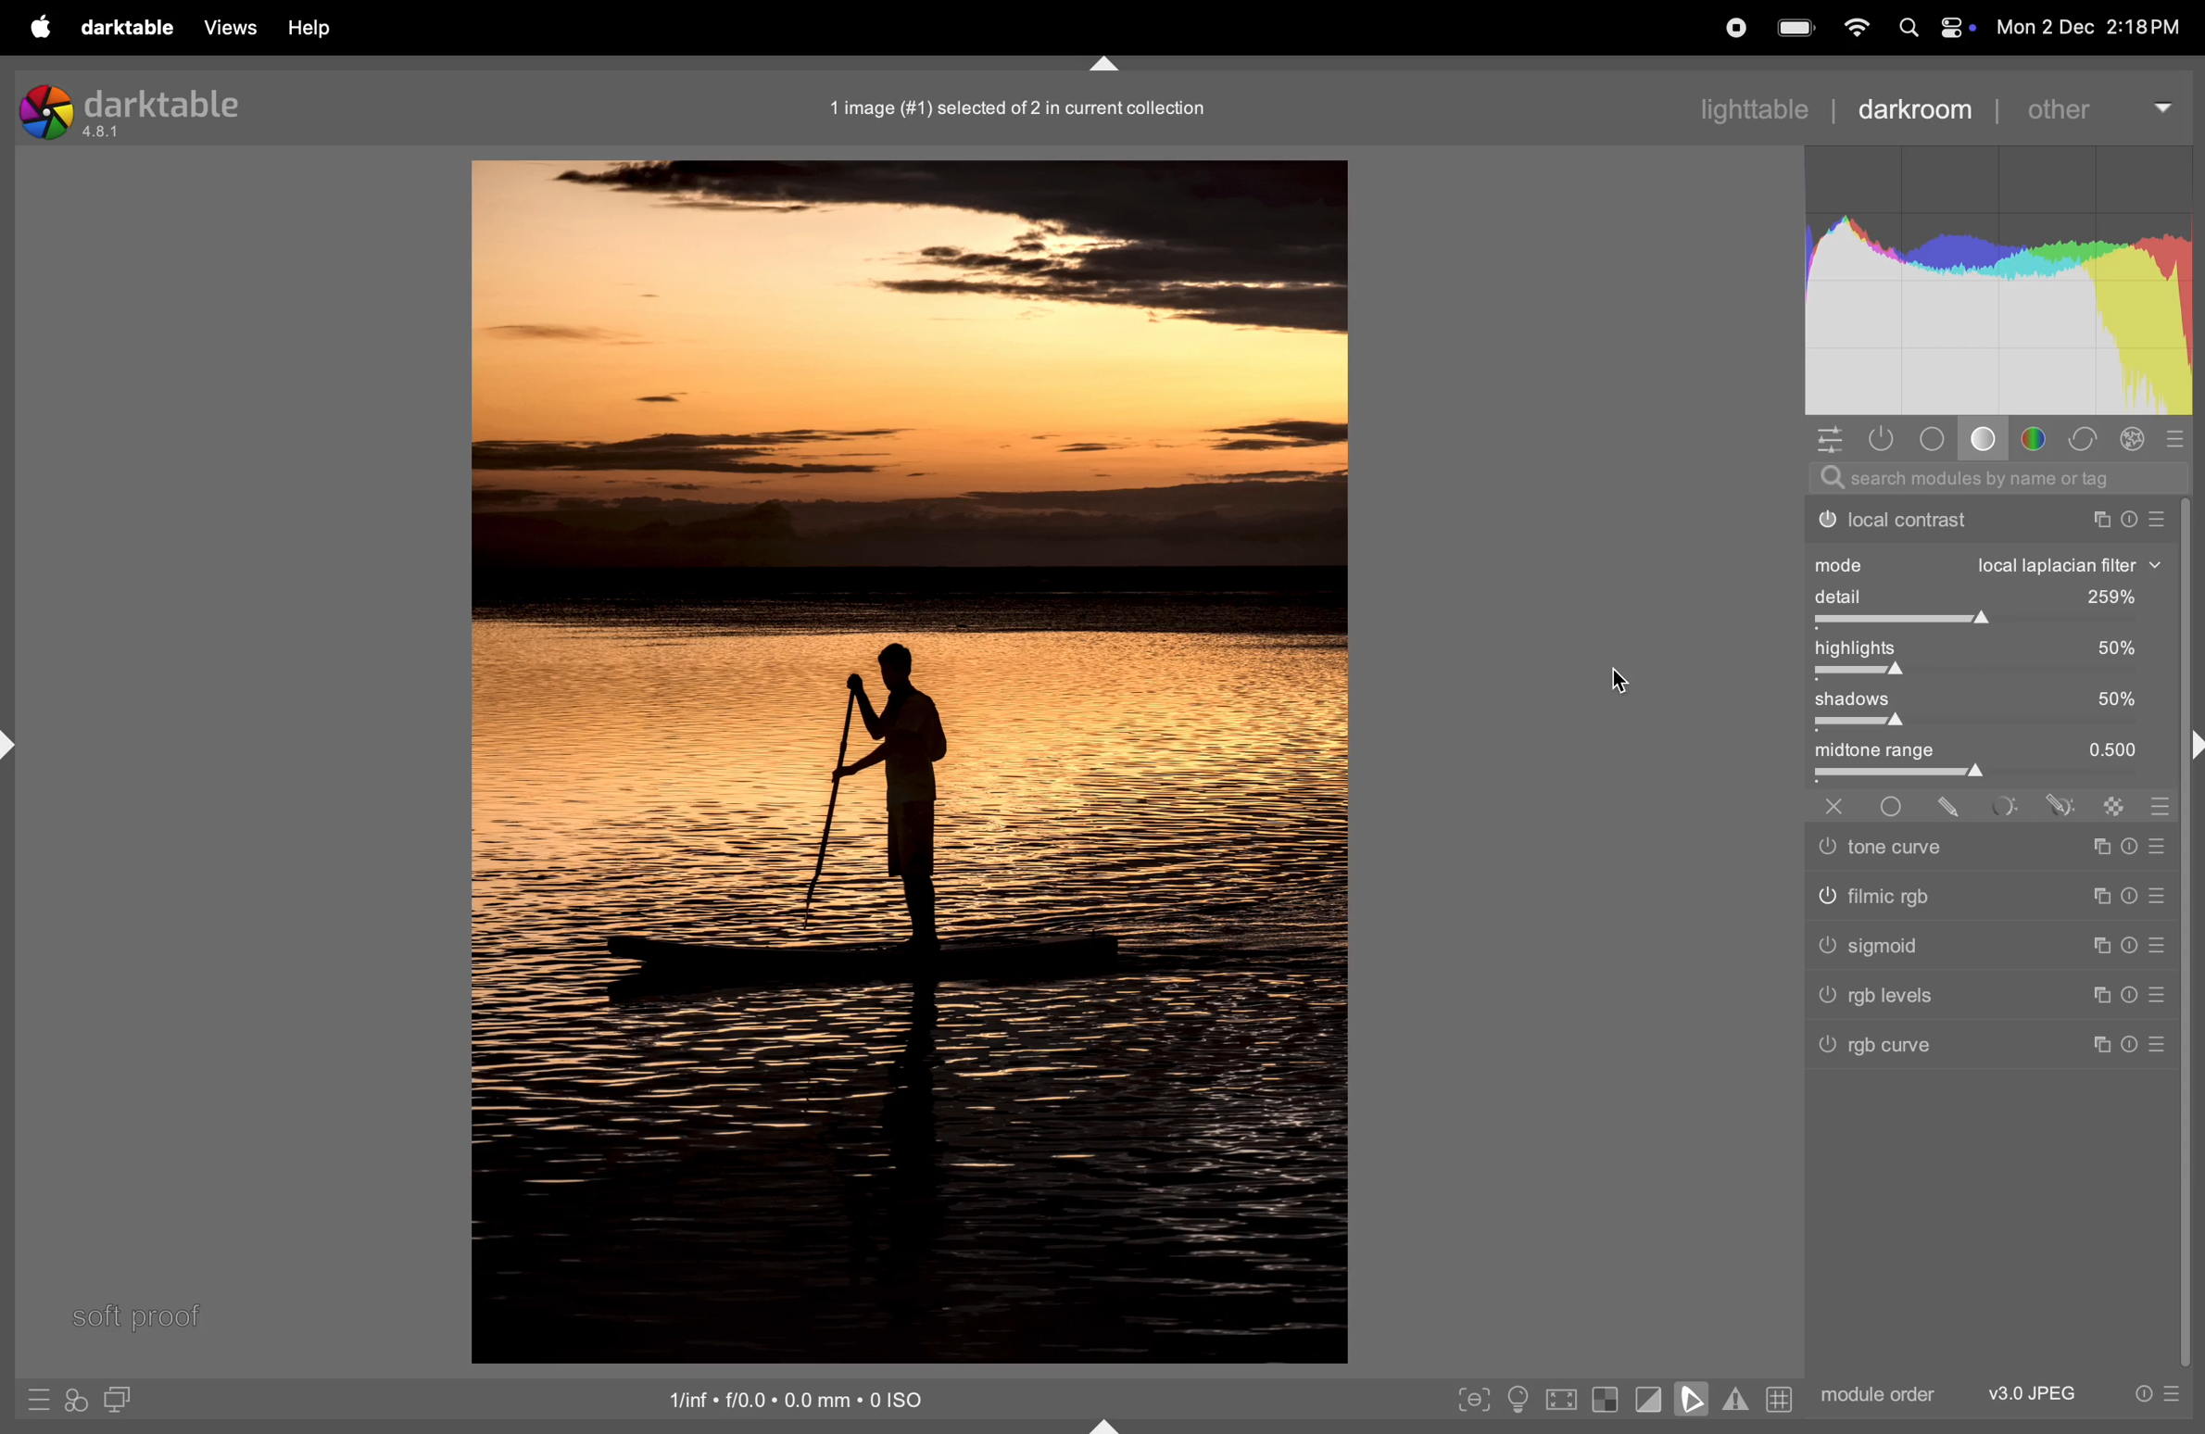  What do you see at coordinates (2157, 1396) in the screenshot?
I see `presets` at bounding box center [2157, 1396].